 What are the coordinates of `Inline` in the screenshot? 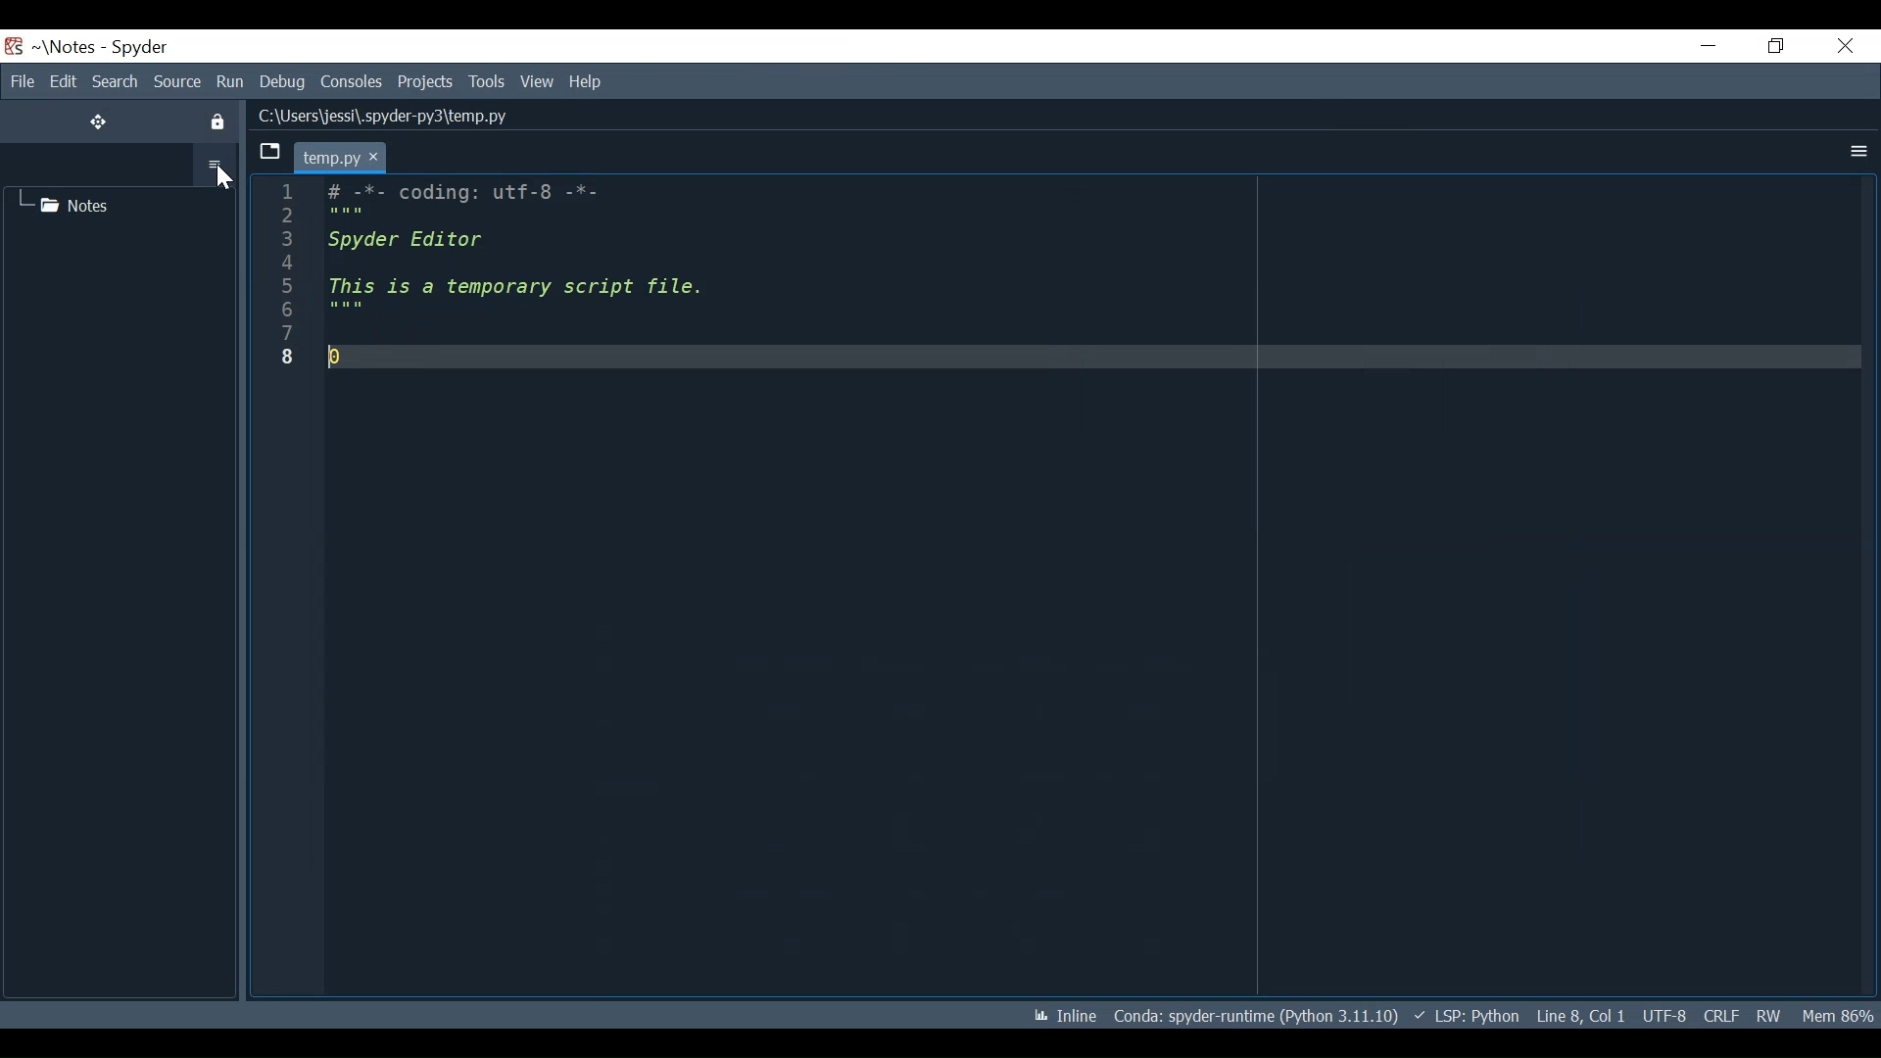 It's located at (1049, 1016).